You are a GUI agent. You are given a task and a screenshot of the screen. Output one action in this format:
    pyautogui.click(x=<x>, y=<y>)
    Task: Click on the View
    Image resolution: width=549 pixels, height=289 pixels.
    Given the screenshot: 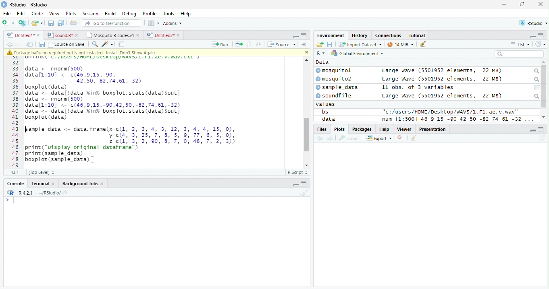 What is the action you would take?
    pyautogui.click(x=55, y=13)
    